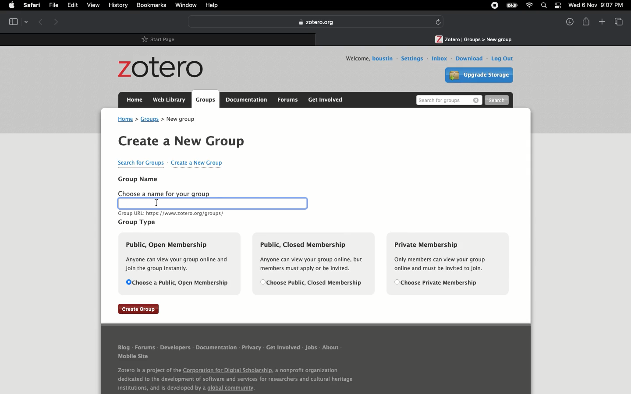 This screenshot has width=631, height=394. What do you see at coordinates (528, 6) in the screenshot?
I see `Internet` at bounding box center [528, 6].